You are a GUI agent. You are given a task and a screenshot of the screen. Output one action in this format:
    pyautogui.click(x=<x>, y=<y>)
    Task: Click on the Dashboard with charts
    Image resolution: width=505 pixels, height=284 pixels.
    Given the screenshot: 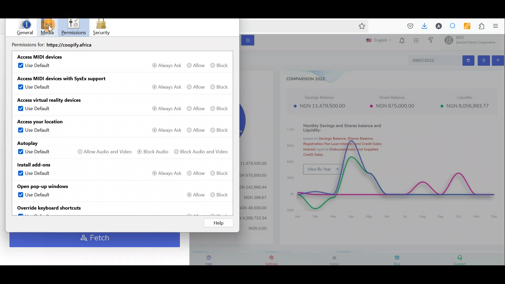 What is the action you would take?
    pyautogui.click(x=373, y=152)
    